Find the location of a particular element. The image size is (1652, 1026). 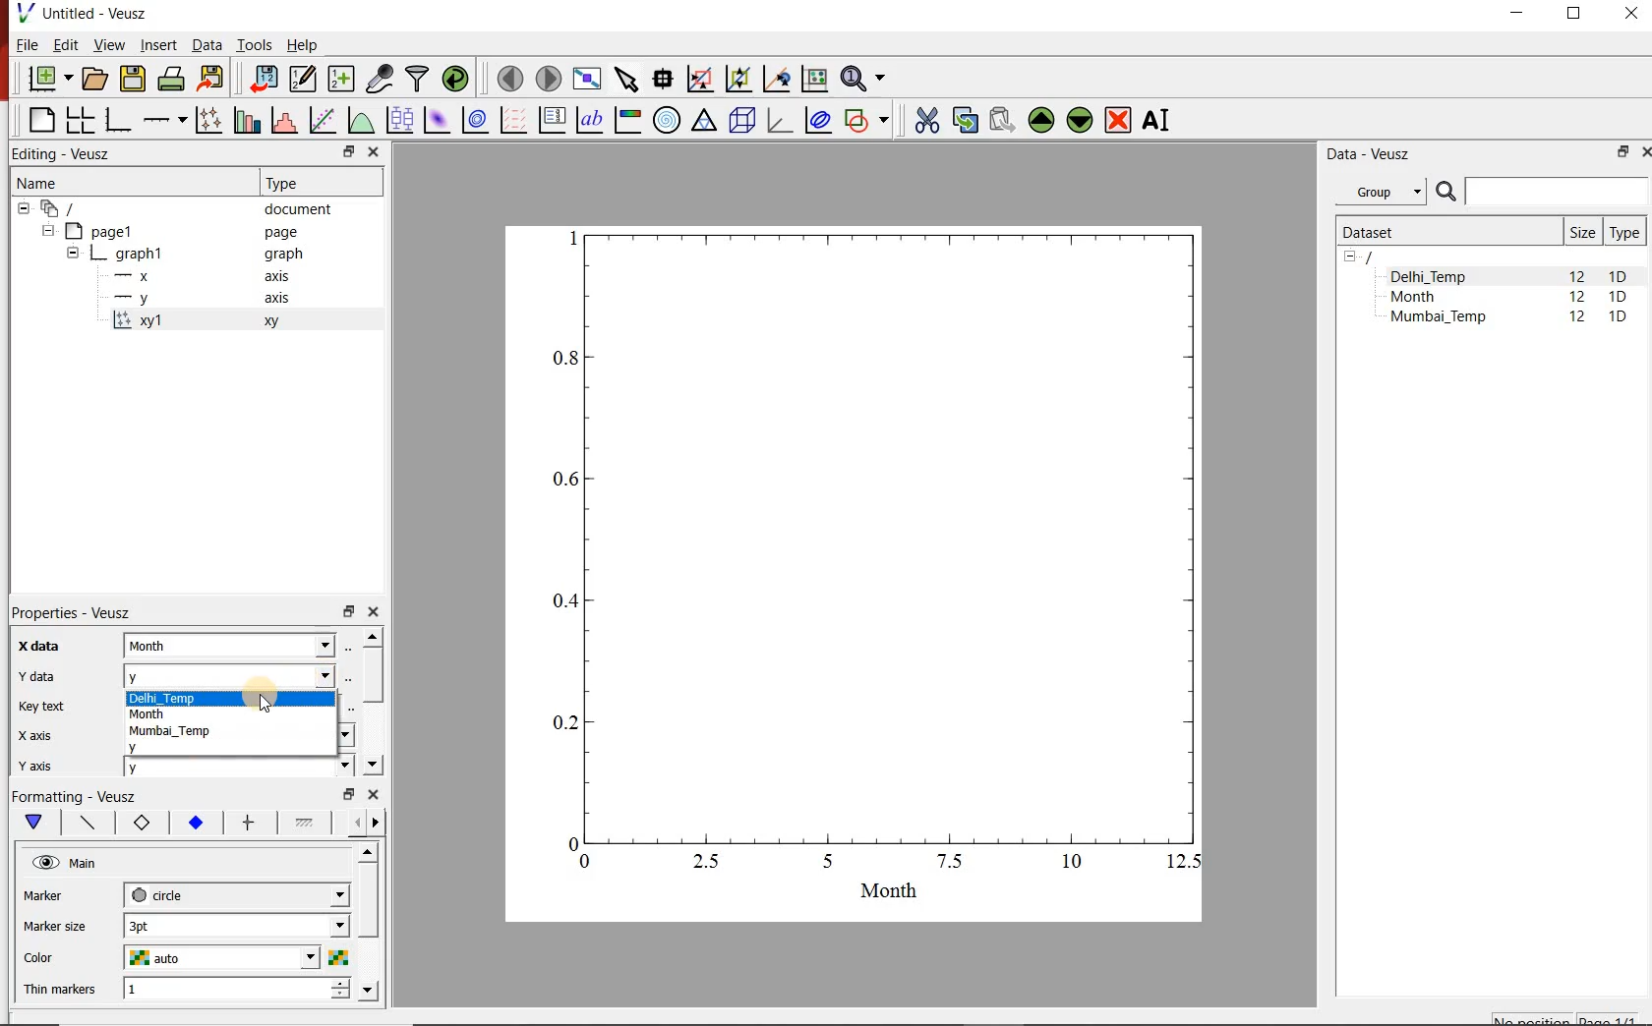

-y axis is located at coordinates (194, 300).